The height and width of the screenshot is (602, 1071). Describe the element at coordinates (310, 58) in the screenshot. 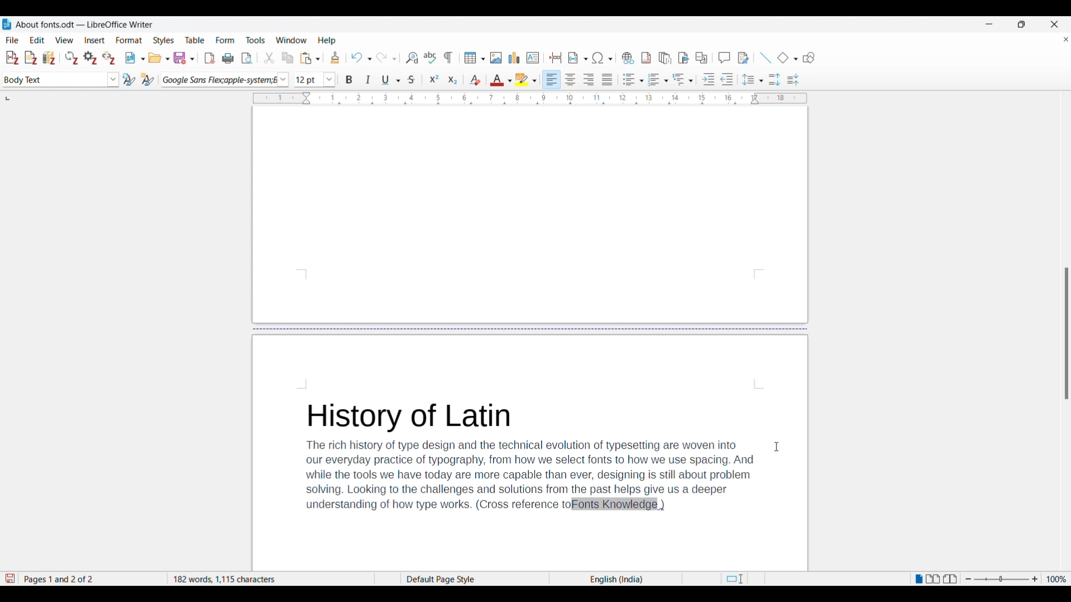

I see `Paste options` at that location.